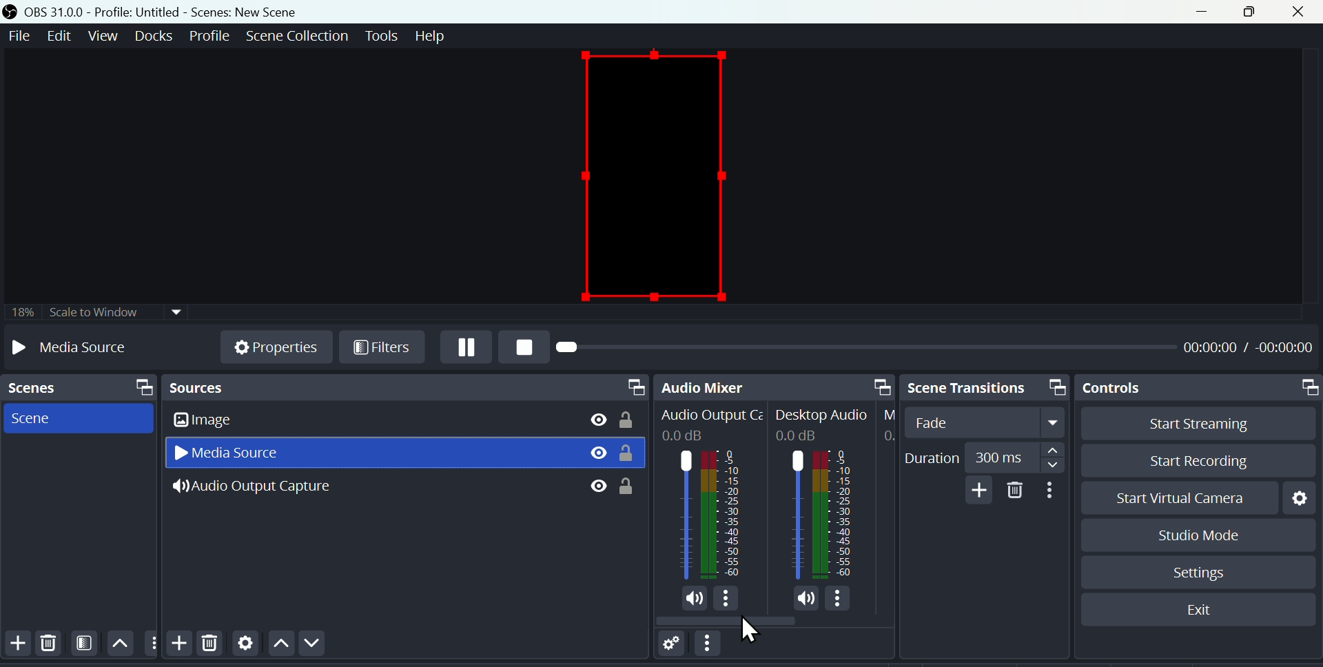  I want to click on Visibility, so click(597, 419).